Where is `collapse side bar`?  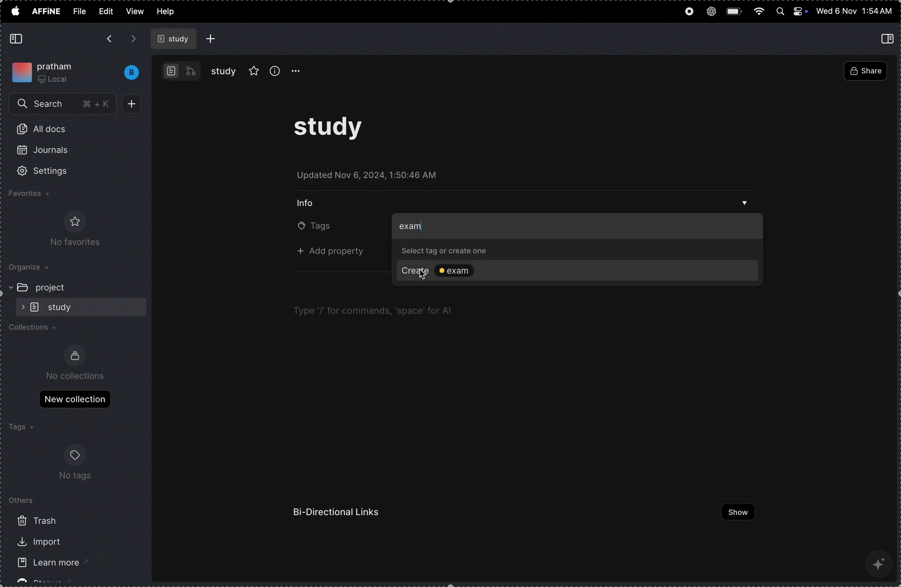
collapse side bar is located at coordinates (18, 39).